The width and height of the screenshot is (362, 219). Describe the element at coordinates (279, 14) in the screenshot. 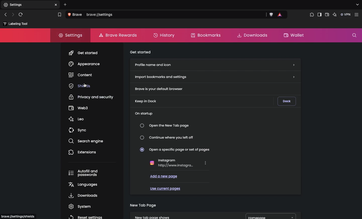

I see `brave rewards` at that location.